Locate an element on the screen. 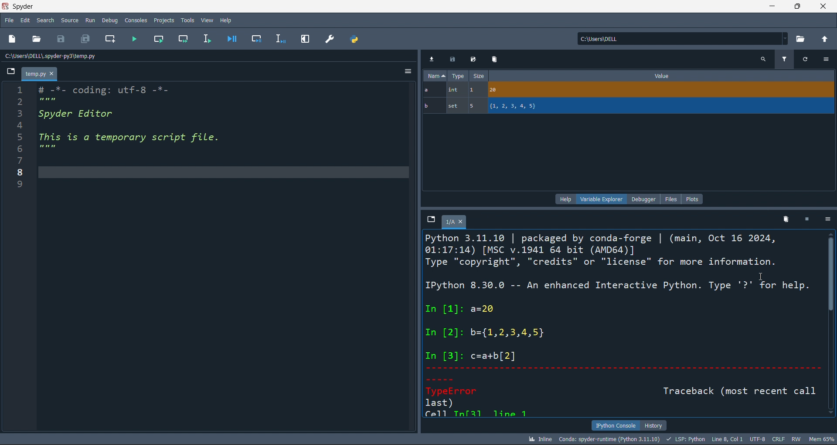  PROJECTS is located at coordinates (164, 20).